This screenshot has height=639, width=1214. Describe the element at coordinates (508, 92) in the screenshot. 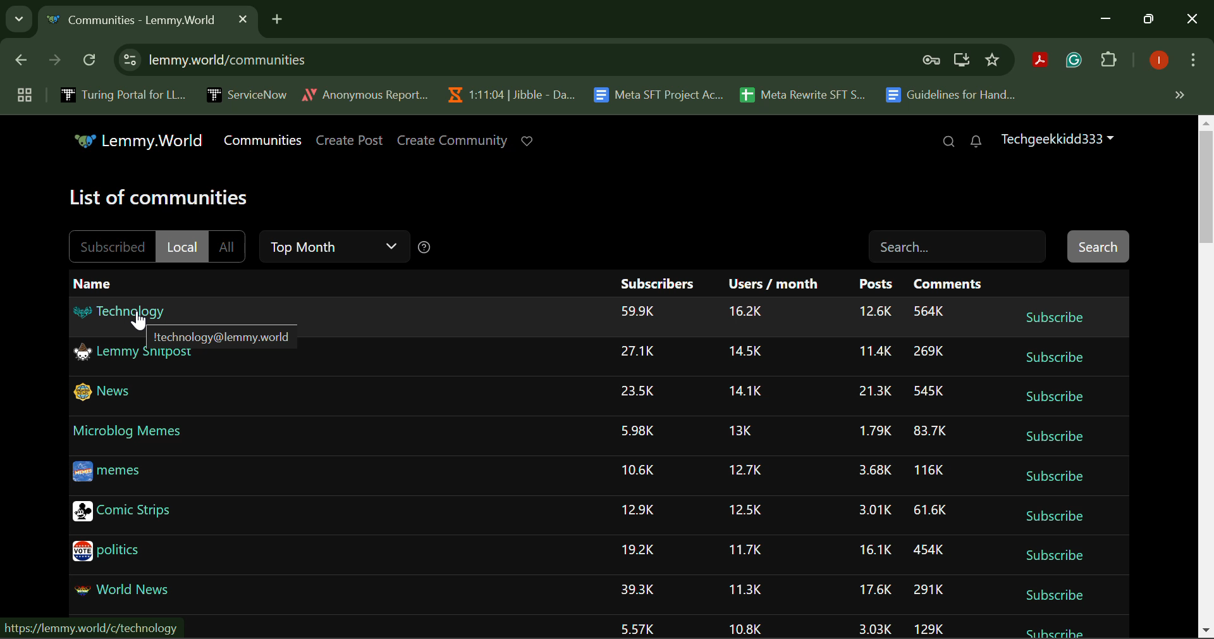

I see `Jibble` at that location.